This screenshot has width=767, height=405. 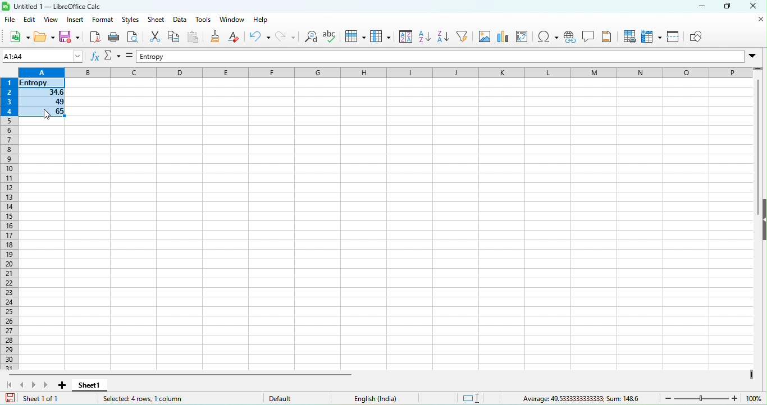 What do you see at coordinates (755, 56) in the screenshot?
I see `Drop-down ` at bounding box center [755, 56].